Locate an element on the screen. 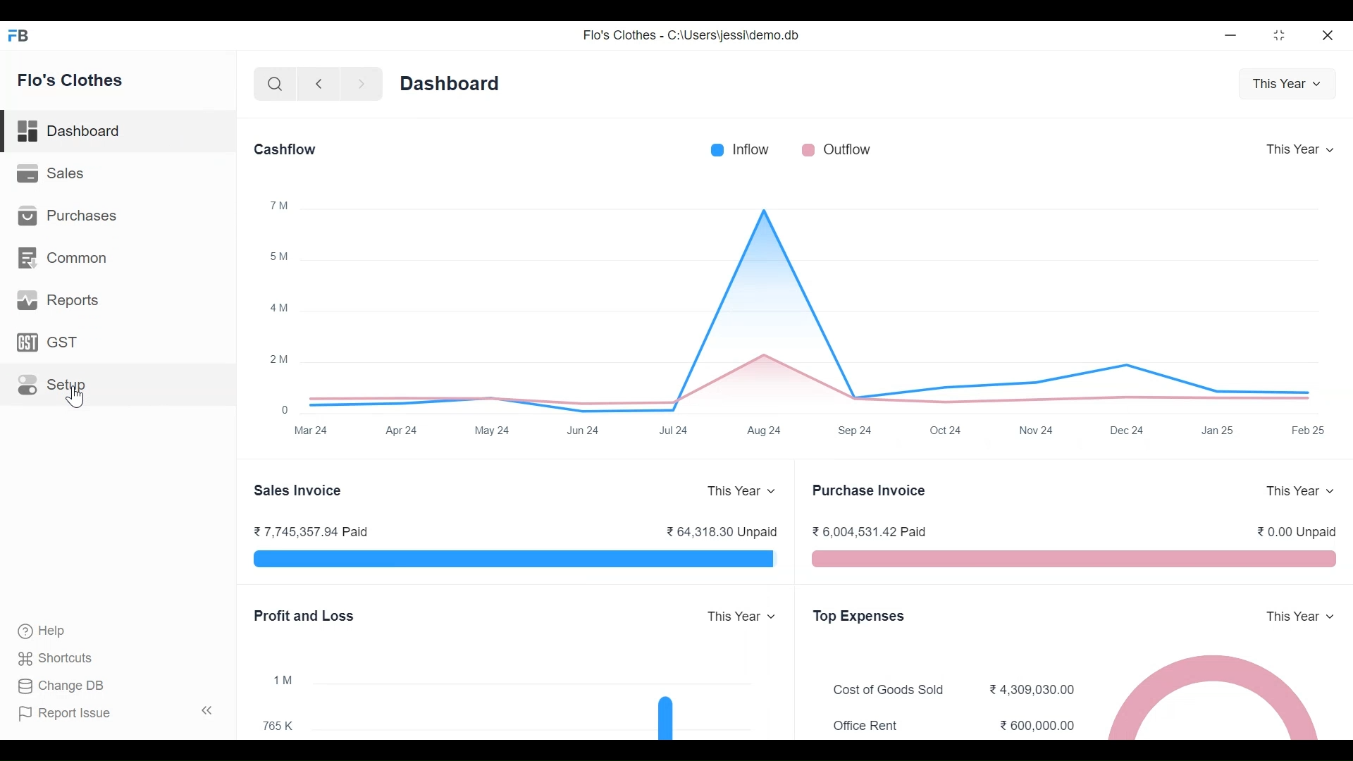 The image size is (1353, 761). expense division circle view is located at coordinates (1212, 695).